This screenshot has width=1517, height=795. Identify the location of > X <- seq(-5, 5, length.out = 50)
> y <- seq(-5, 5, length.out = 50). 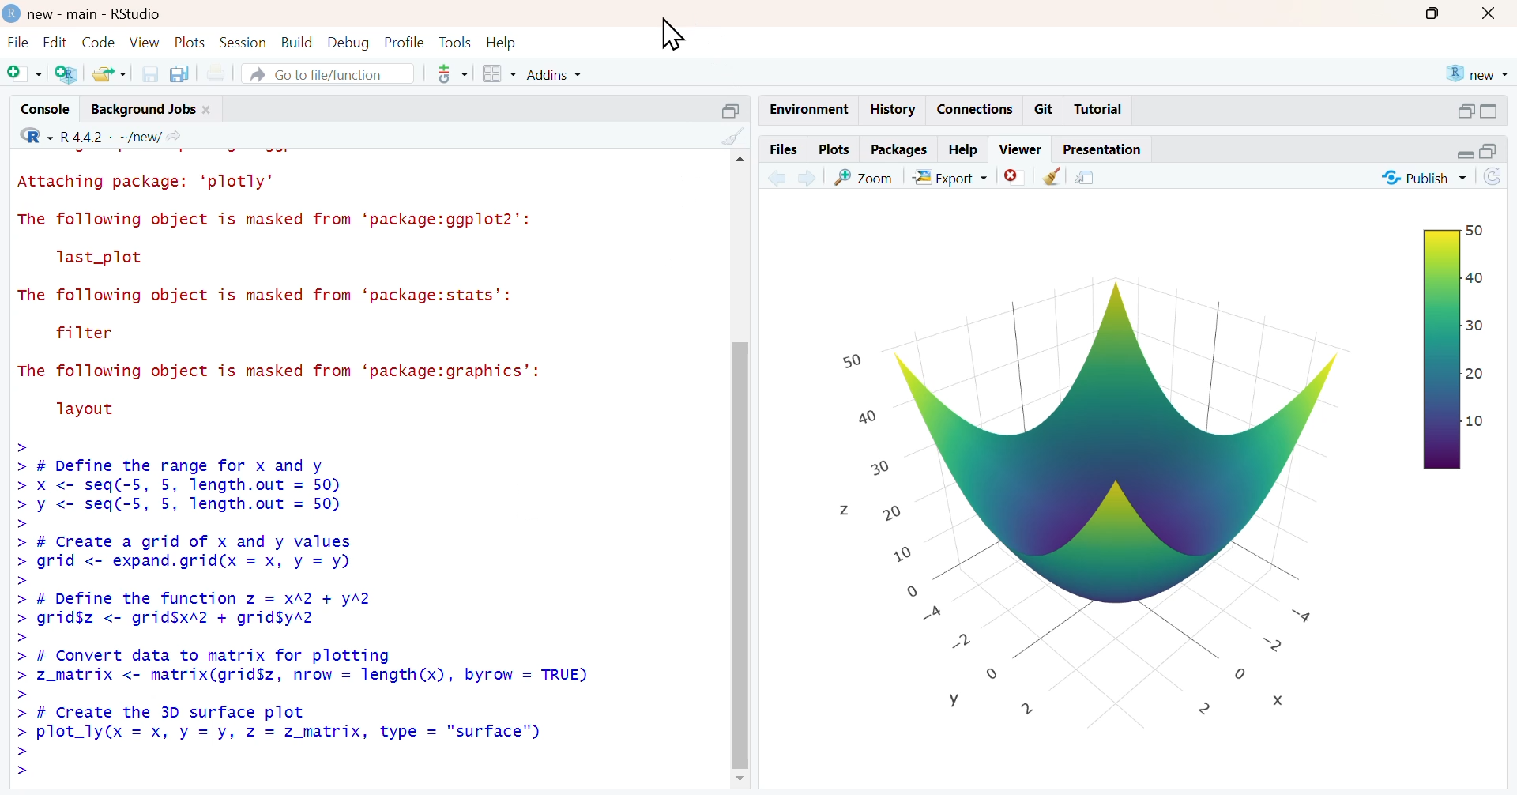
(187, 497).